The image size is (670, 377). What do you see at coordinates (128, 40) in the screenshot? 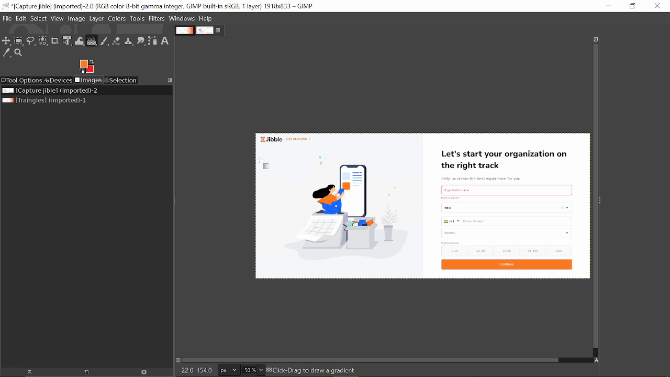
I see `Clone tool` at bounding box center [128, 40].